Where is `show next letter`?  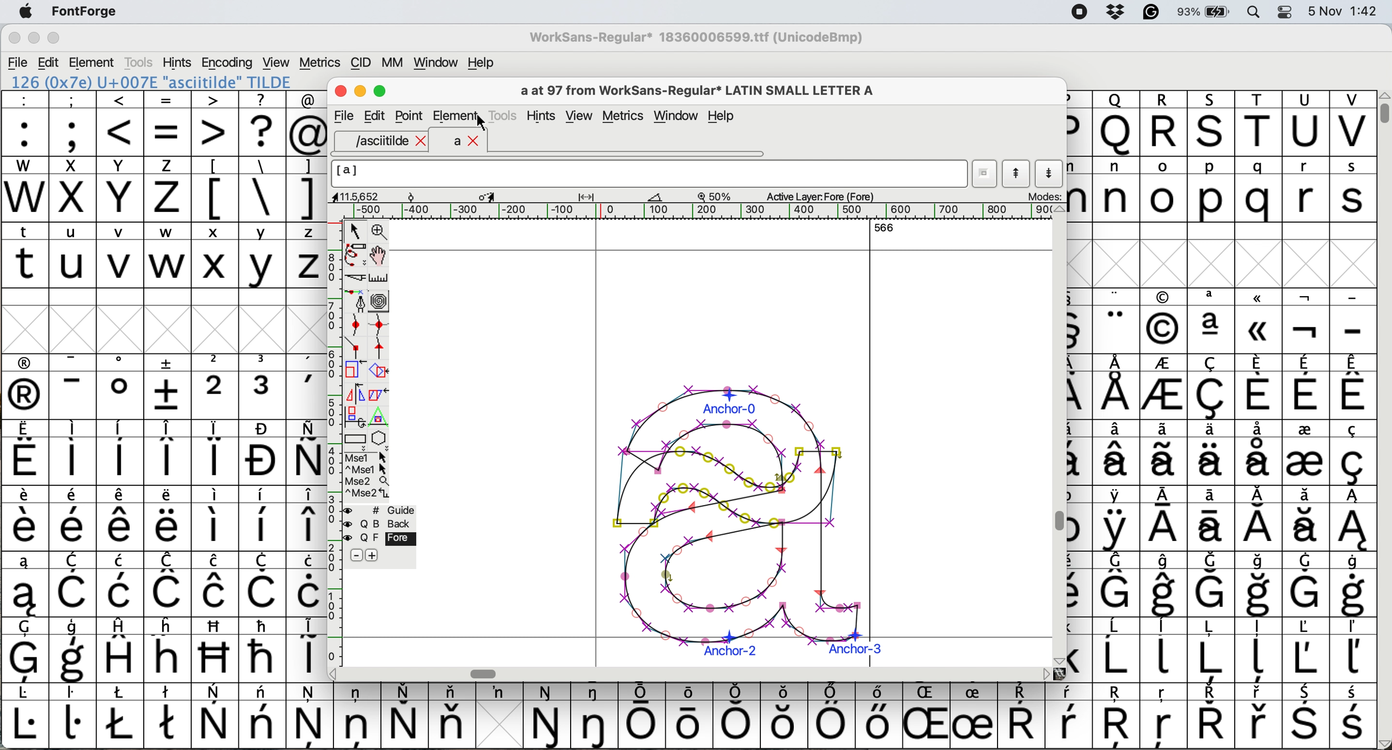 show next letter is located at coordinates (1051, 173).